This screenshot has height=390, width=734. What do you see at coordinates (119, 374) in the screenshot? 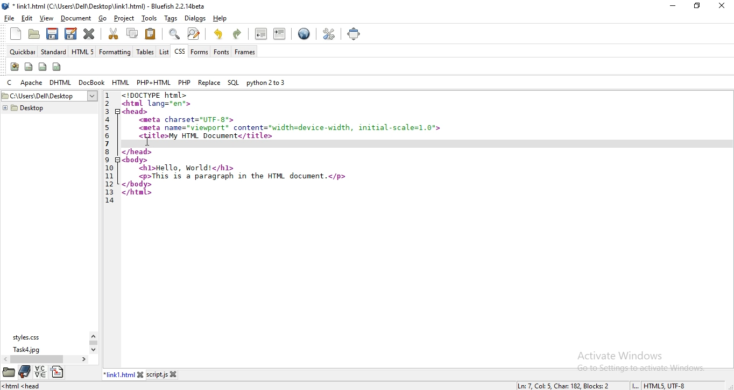
I see `link1` at bounding box center [119, 374].